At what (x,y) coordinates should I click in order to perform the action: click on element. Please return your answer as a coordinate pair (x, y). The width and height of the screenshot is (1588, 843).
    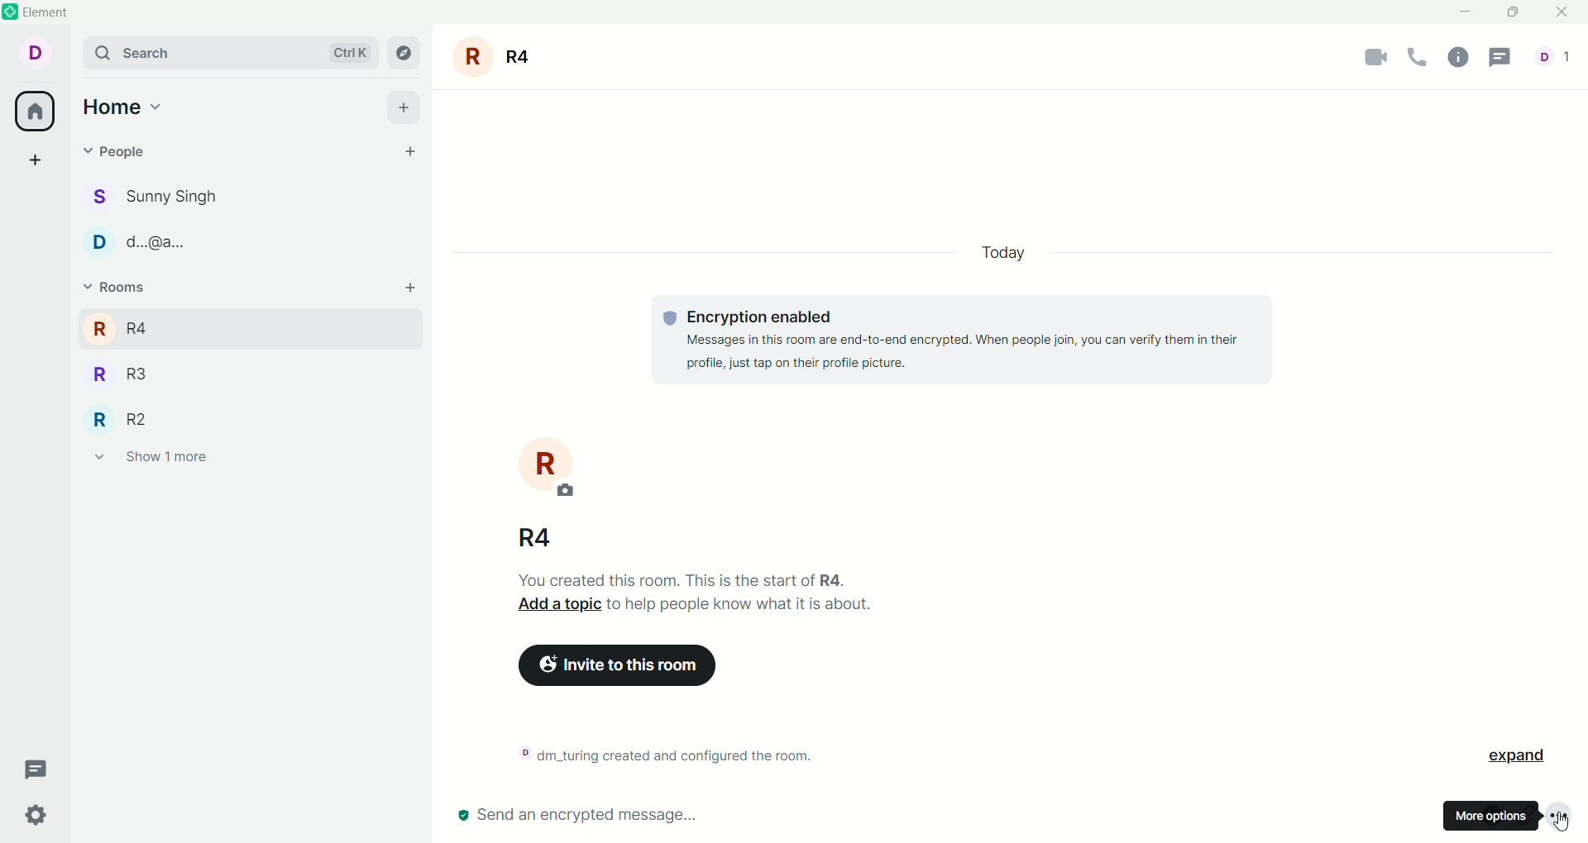
    Looking at the image, I should click on (57, 12).